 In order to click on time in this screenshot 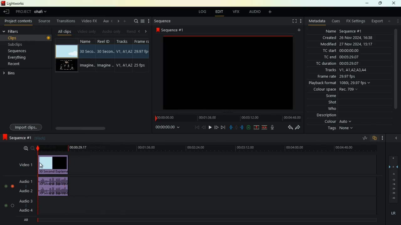, I will do `click(226, 117)`.